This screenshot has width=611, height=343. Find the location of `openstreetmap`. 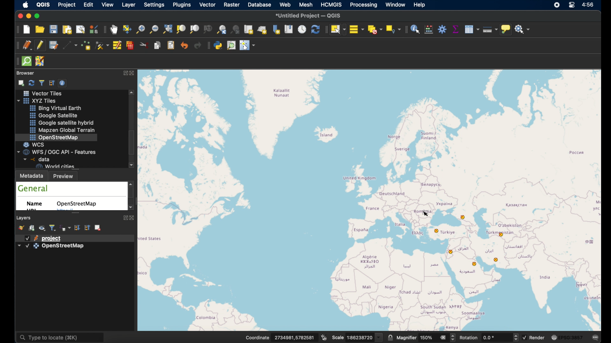

openstreetmap is located at coordinates (78, 204).